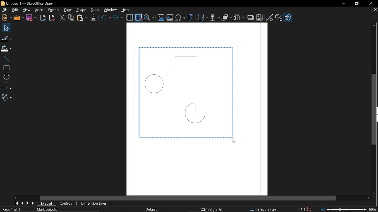 This screenshot has height=212, width=378. What do you see at coordinates (232, 141) in the screenshot?
I see `Cursor` at bounding box center [232, 141].